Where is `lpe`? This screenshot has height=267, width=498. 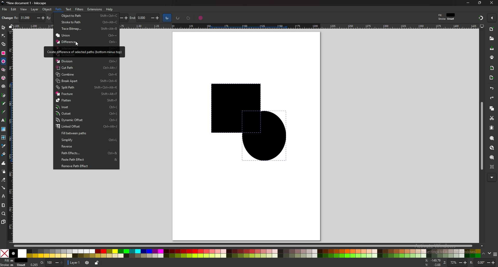
lpe is located at coordinates (4, 196).